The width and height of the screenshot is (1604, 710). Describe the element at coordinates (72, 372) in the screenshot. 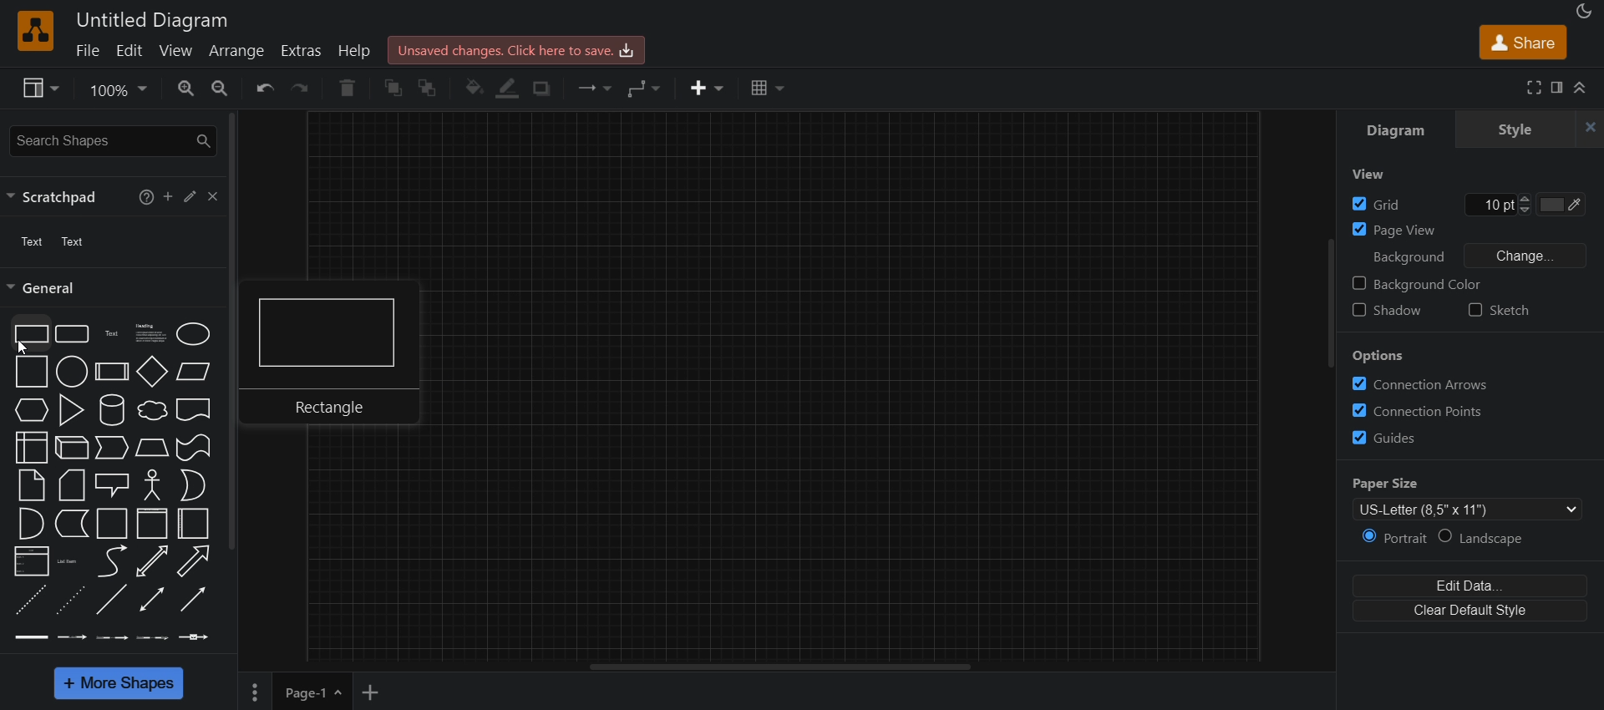

I see `circle` at that location.